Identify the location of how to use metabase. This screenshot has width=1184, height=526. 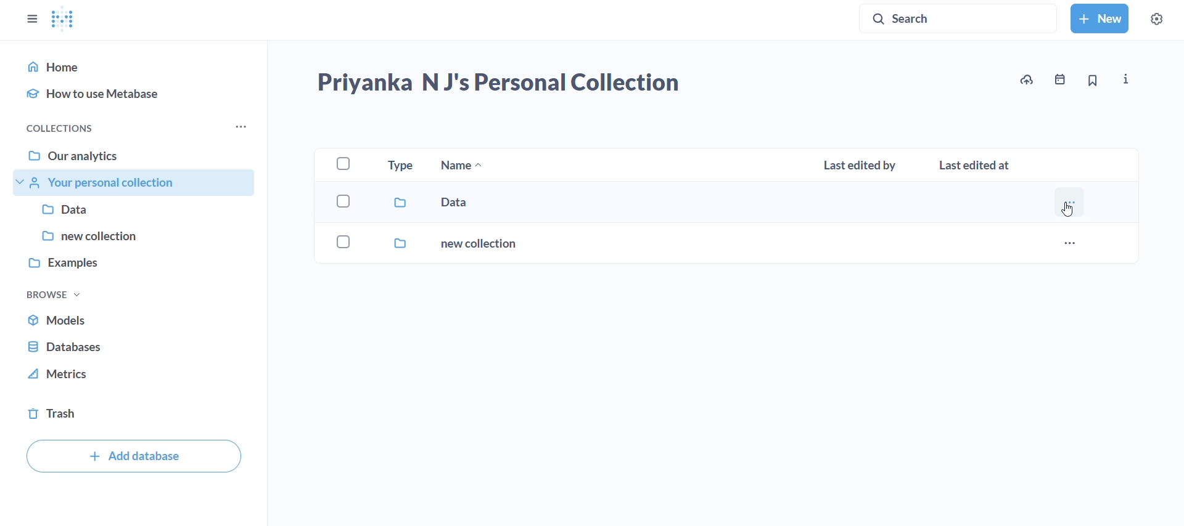
(135, 95).